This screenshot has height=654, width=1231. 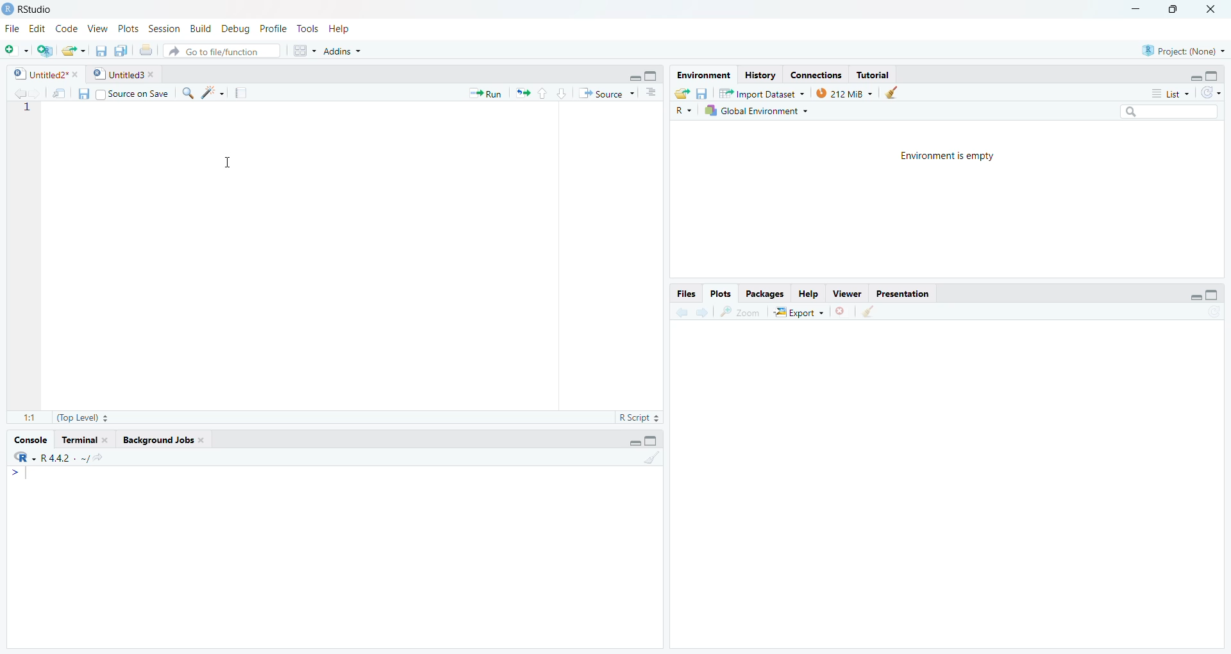 I want to click on zoom, so click(x=741, y=311).